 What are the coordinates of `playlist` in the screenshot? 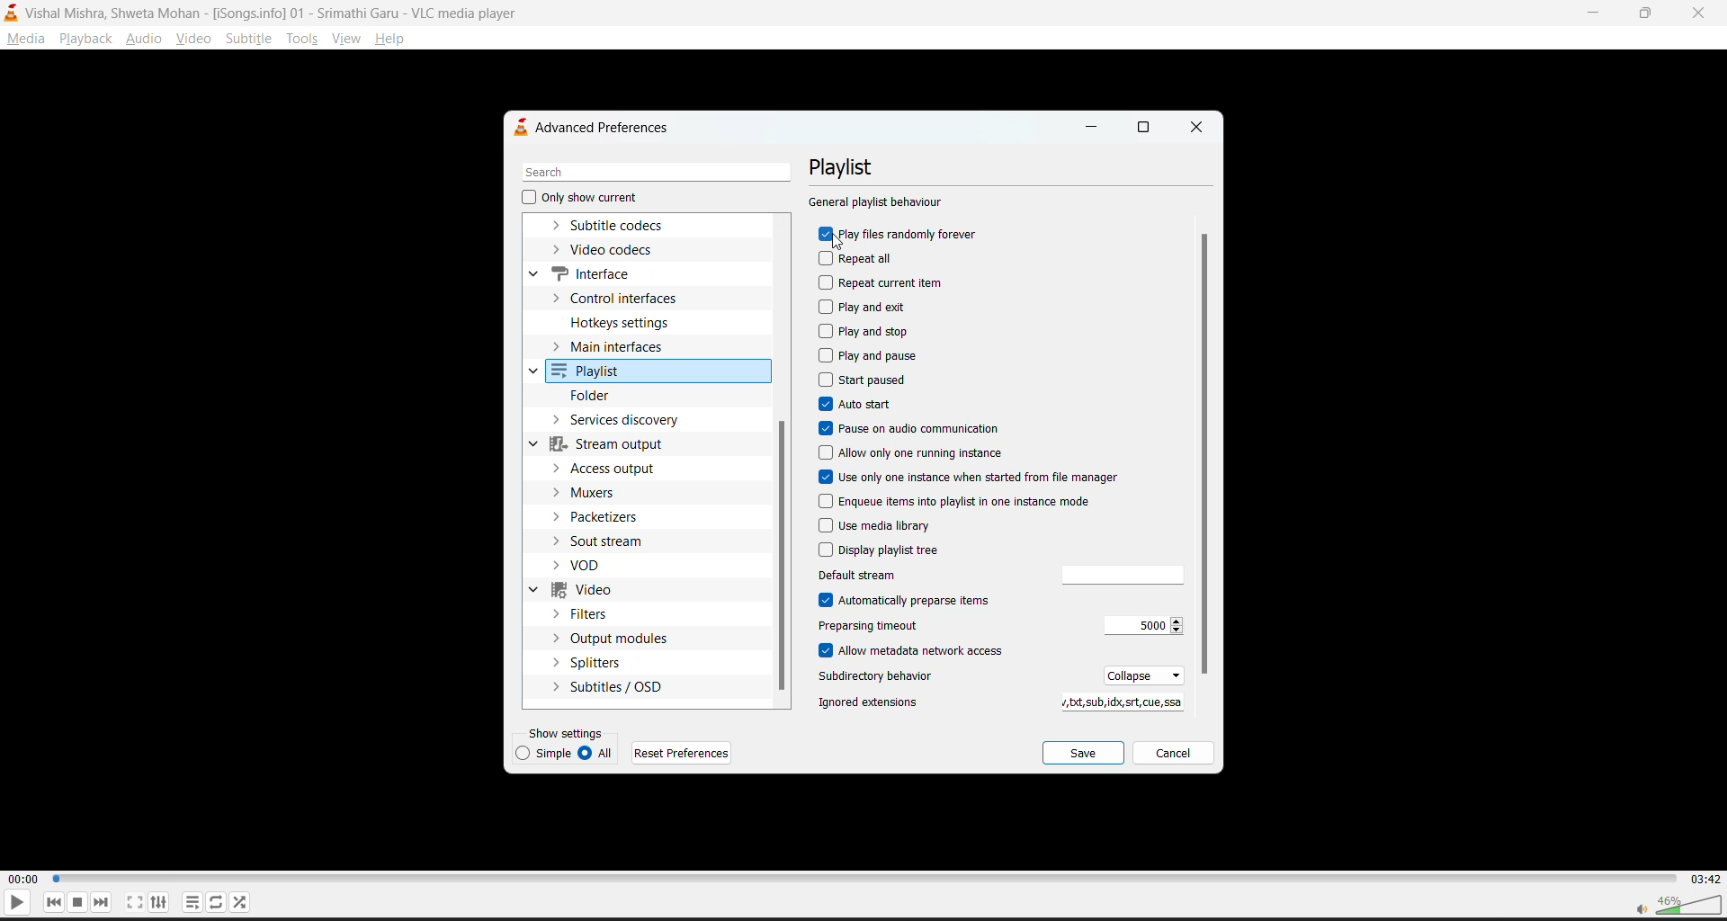 It's located at (843, 170).